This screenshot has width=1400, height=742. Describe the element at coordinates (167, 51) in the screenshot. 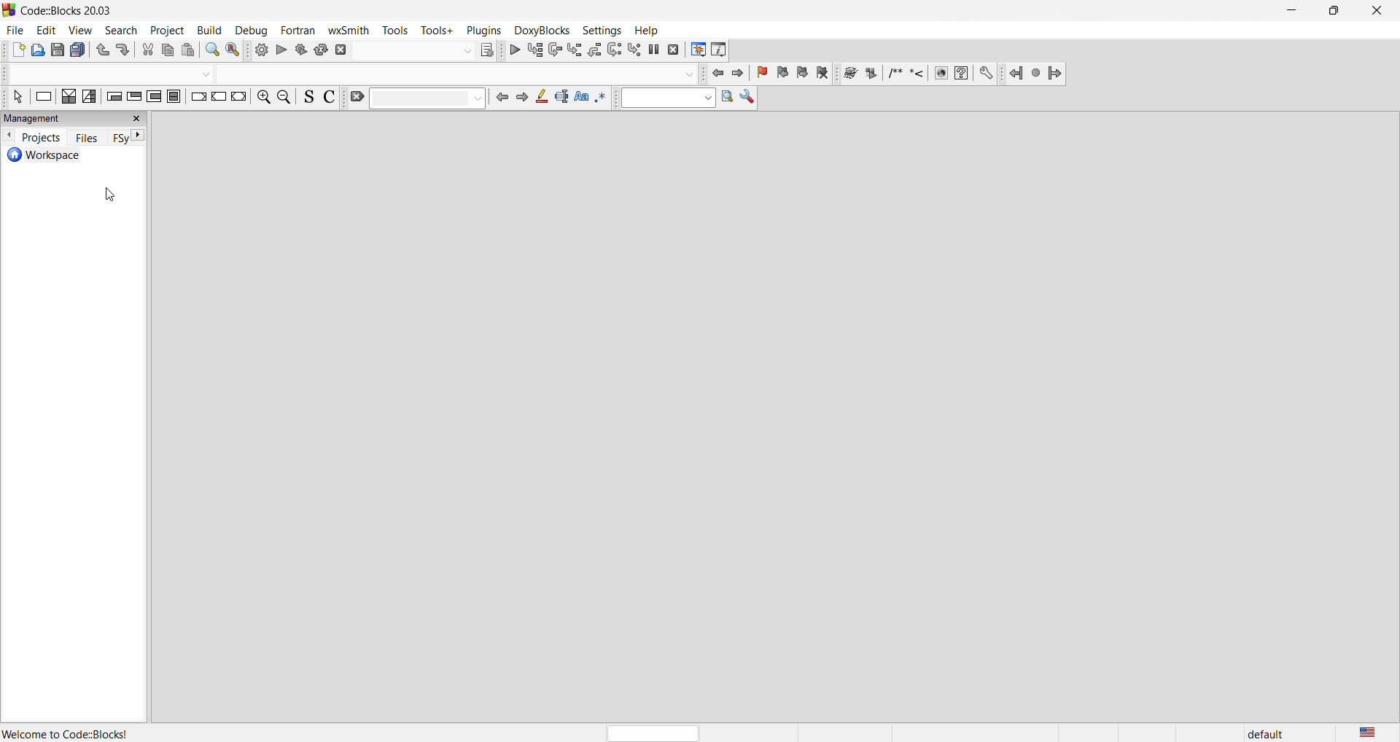

I see `copy` at that location.